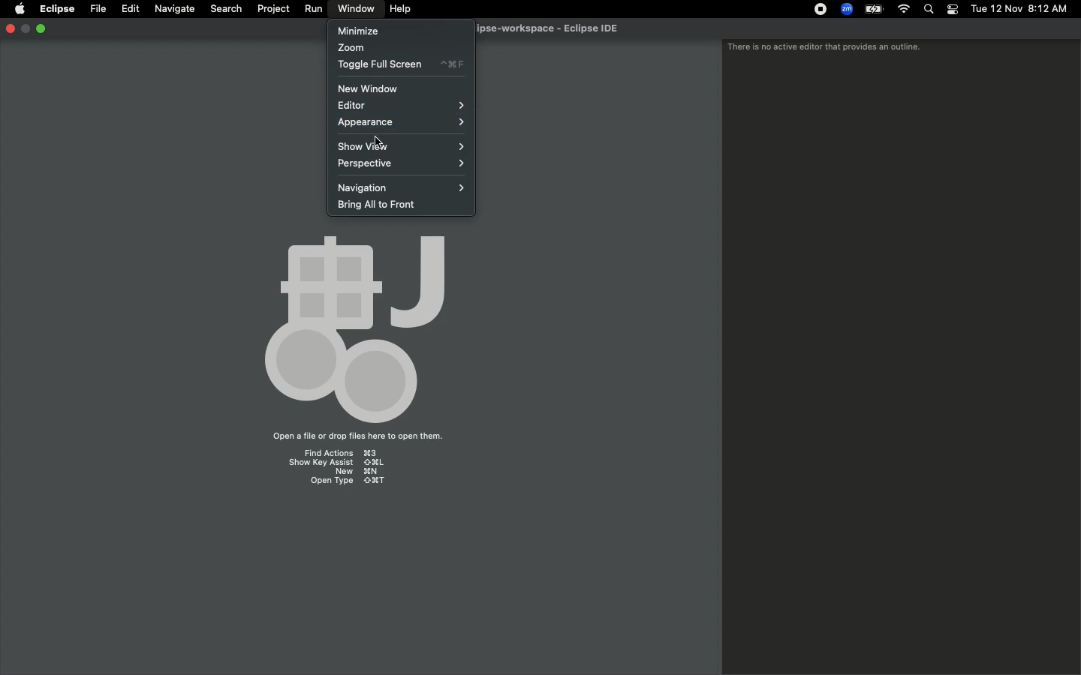 The image size is (1081, 675). Describe the element at coordinates (357, 30) in the screenshot. I see `Minimize` at that location.